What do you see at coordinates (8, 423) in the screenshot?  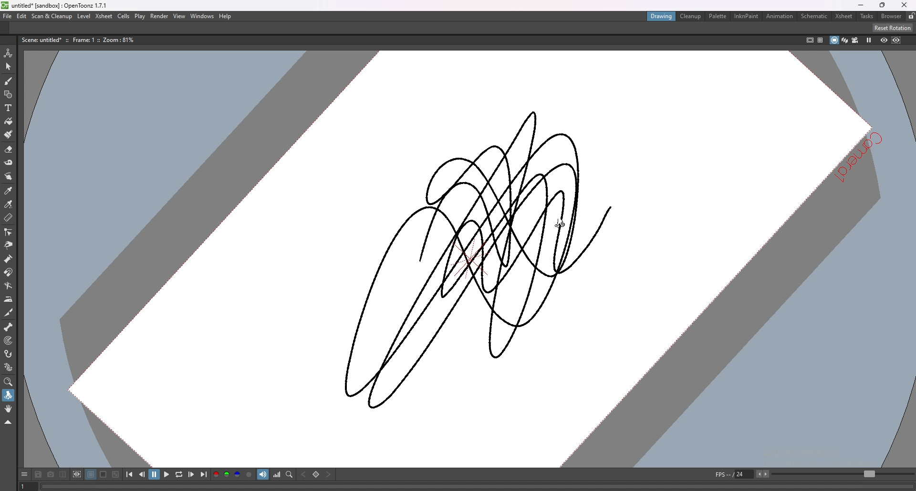 I see `collapse` at bounding box center [8, 423].